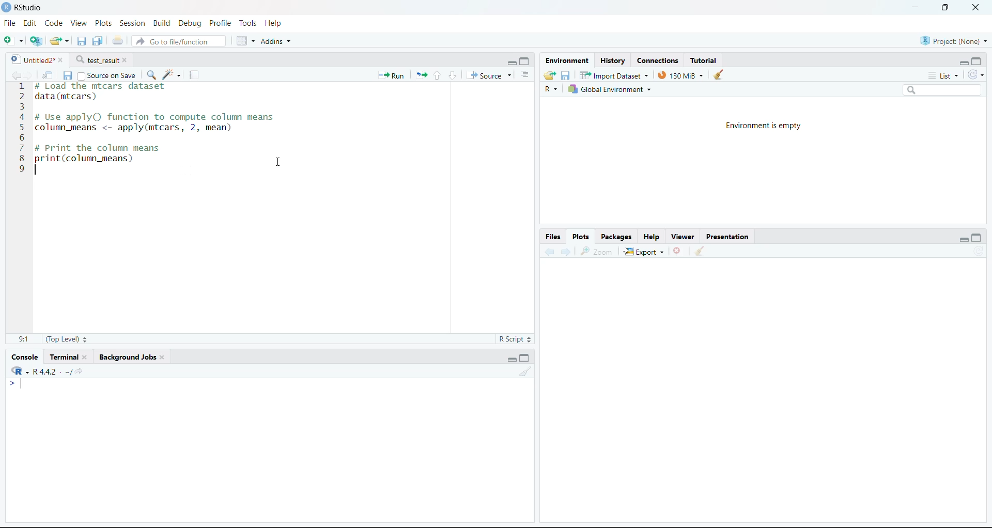  Describe the element at coordinates (36, 41) in the screenshot. I see `Create a project` at that location.